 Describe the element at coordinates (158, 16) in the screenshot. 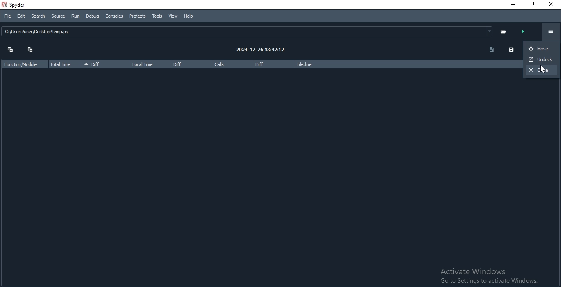

I see `Tools` at that location.